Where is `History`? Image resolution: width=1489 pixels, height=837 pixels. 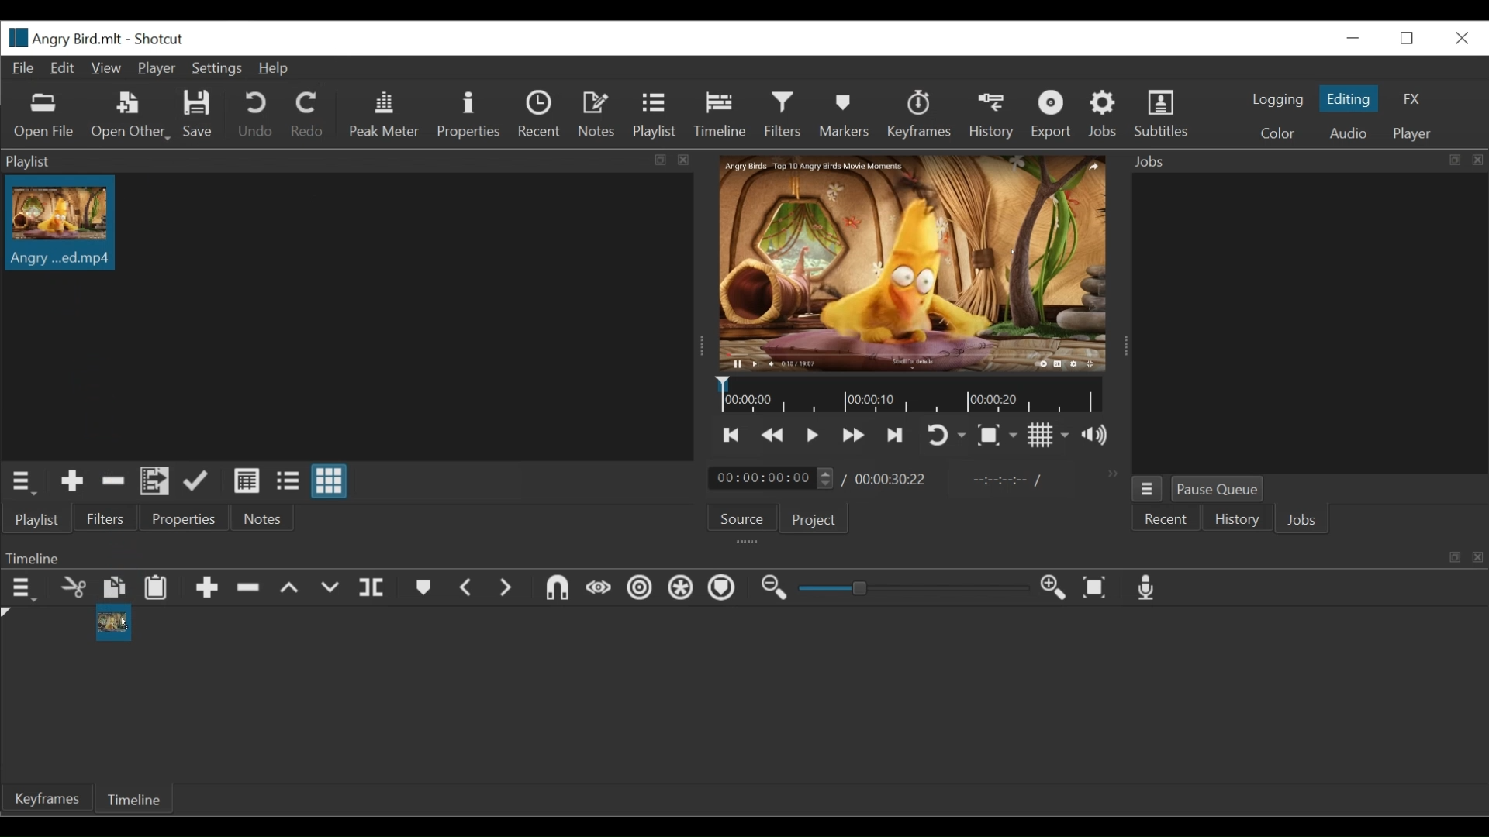 History is located at coordinates (1235, 519).